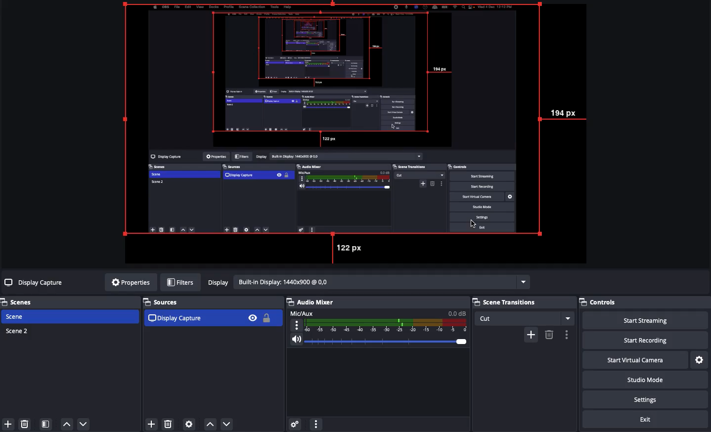  Describe the element at coordinates (67, 425) in the screenshot. I see `Move up` at that location.